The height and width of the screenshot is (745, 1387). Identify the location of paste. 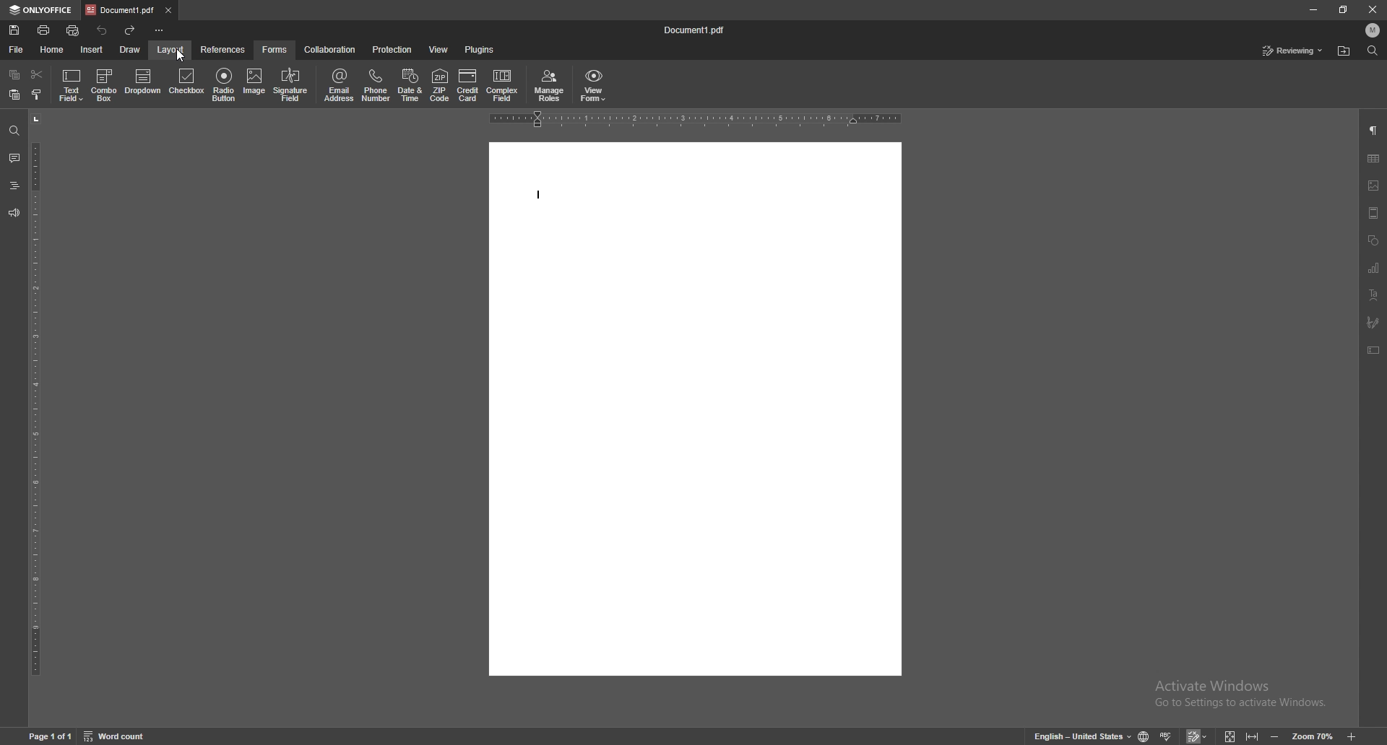
(15, 95).